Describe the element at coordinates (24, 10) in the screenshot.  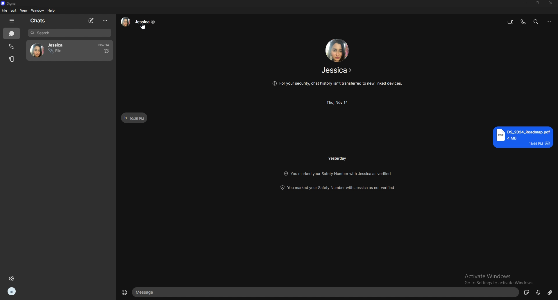
I see `view` at that location.